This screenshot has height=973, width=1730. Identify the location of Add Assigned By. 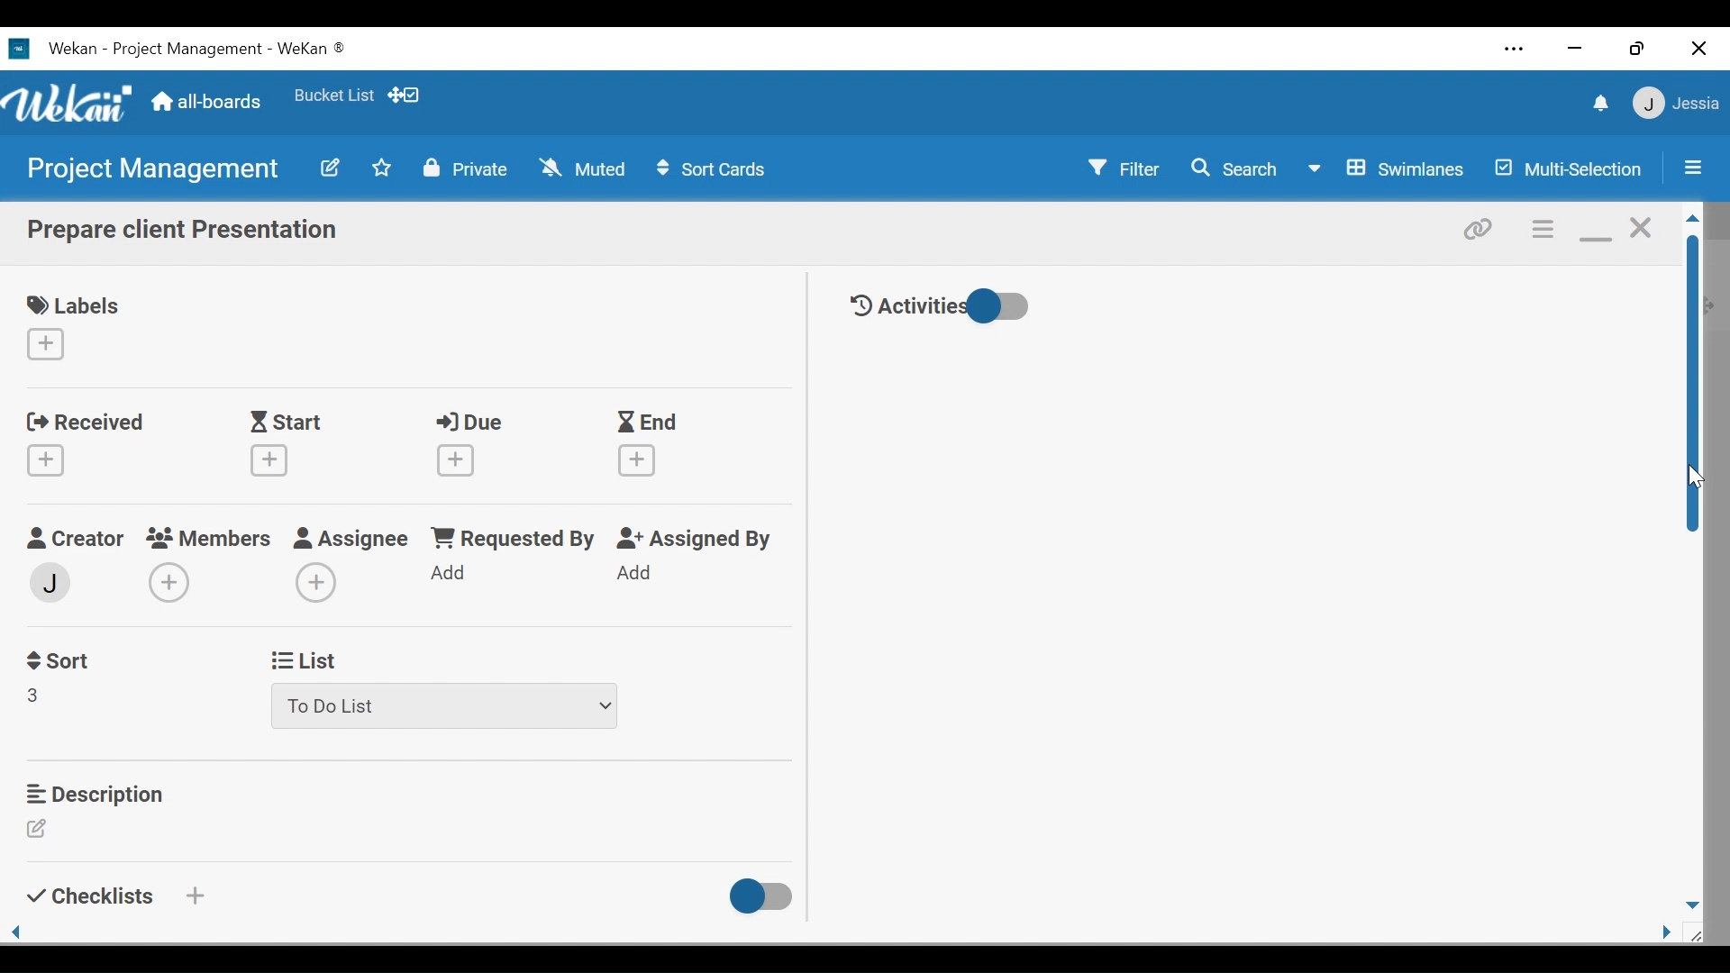
(635, 573).